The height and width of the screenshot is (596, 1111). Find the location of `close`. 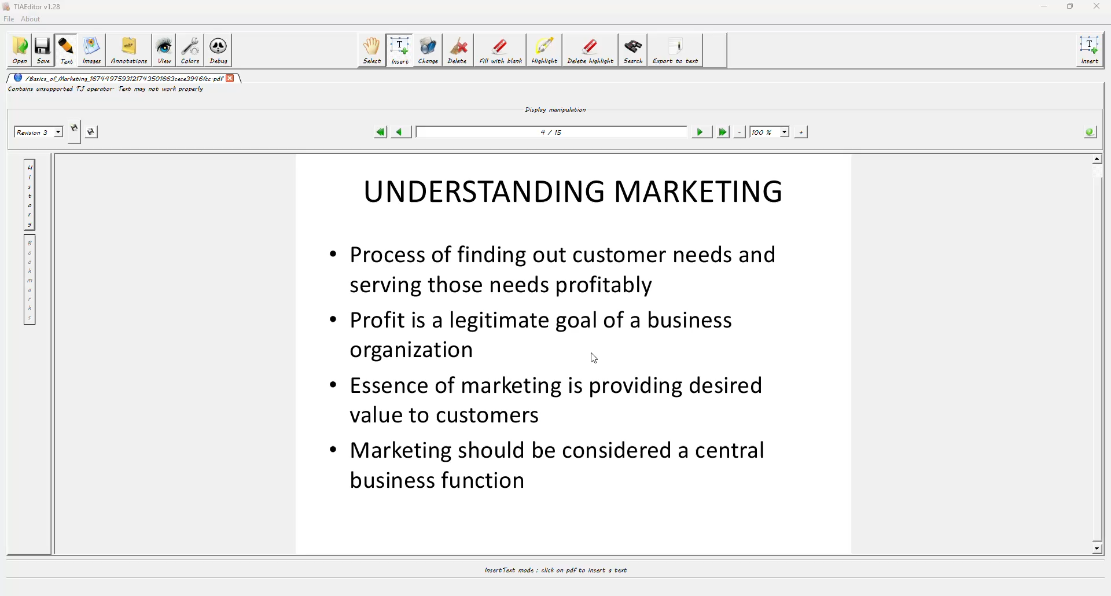

close is located at coordinates (232, 78).